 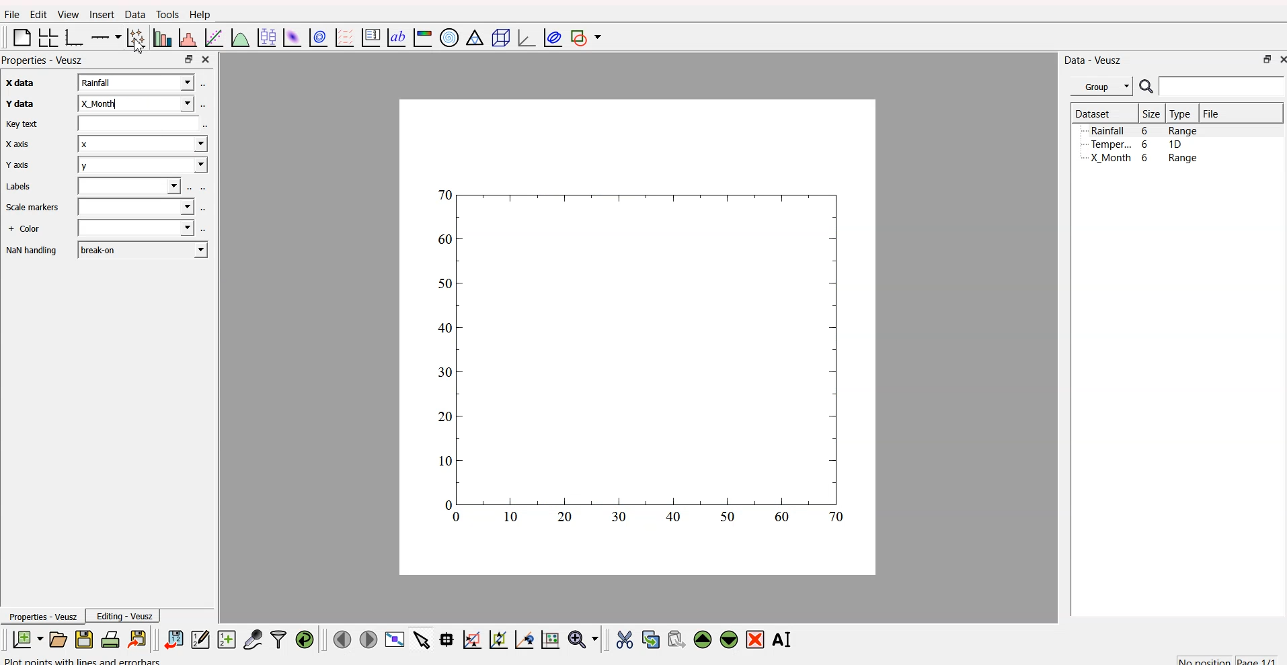 I want to click on capture a dataset, so click(x=252, y=637).